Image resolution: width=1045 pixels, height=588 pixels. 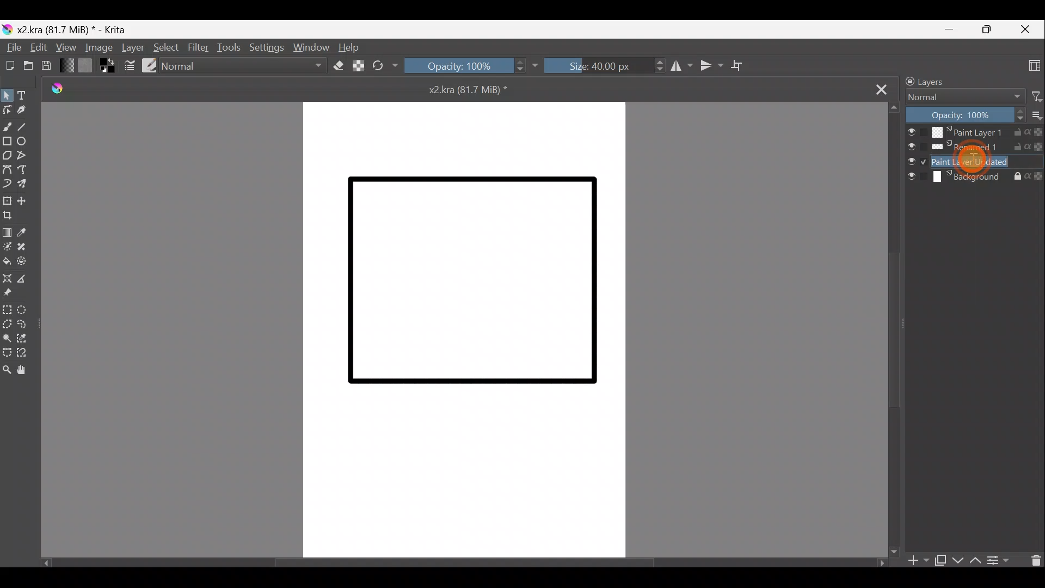 What do you see at coordinates (356, 65) in the screenshot?
I see `Preserve Alpha` at bounding box center [356, 65].